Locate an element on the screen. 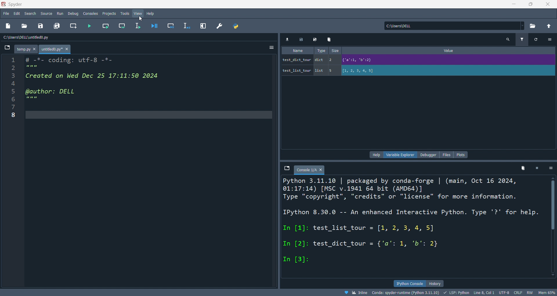  tools is located at coordinates (124, 15).